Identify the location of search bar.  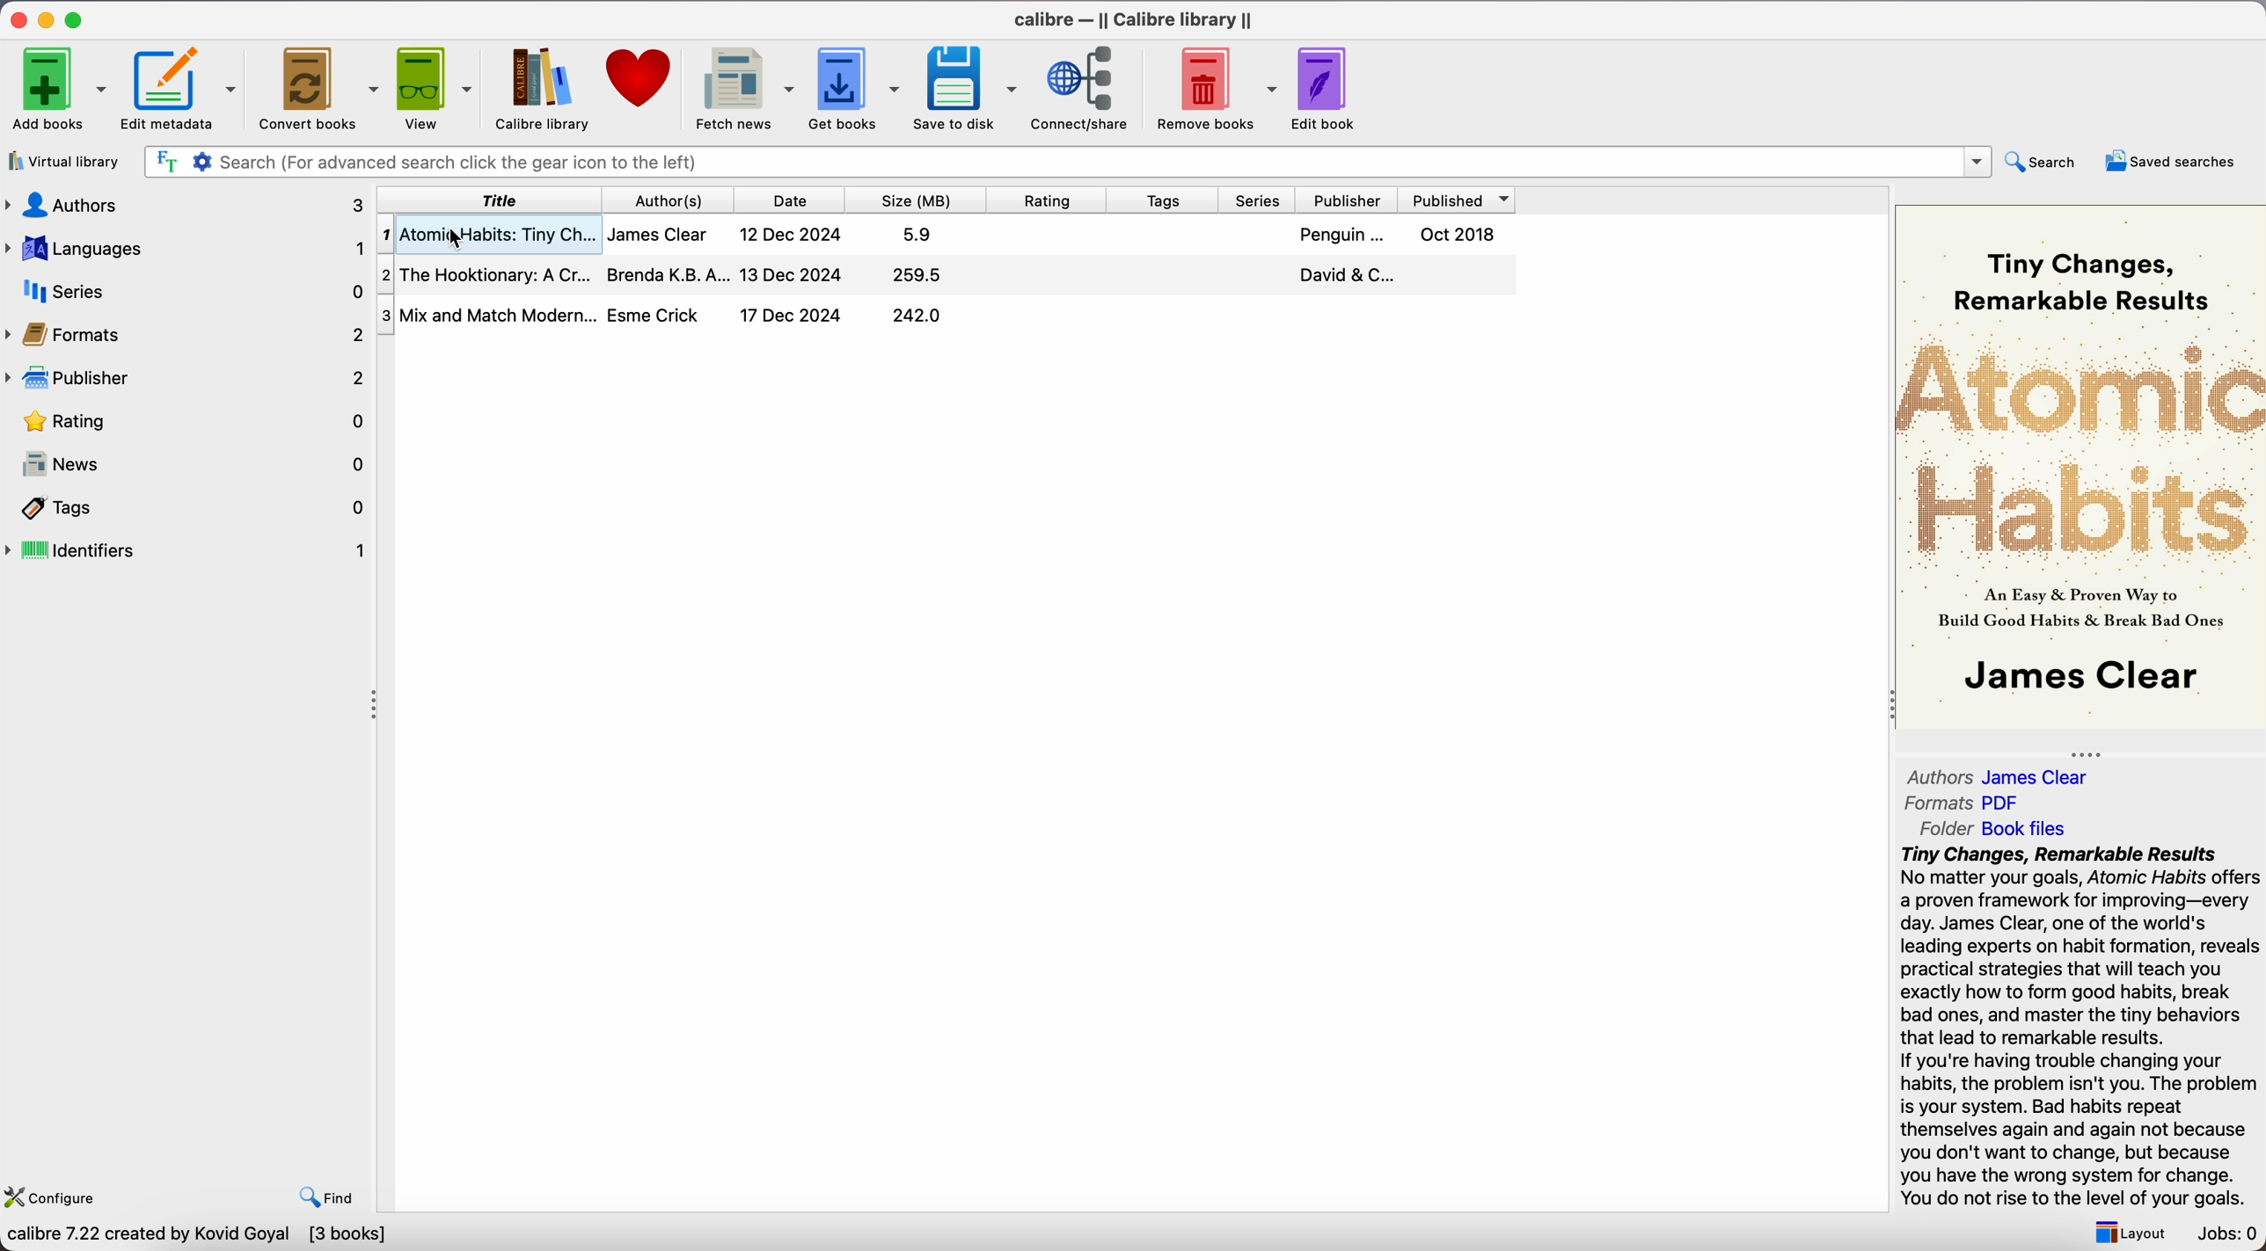
(1065, 163).